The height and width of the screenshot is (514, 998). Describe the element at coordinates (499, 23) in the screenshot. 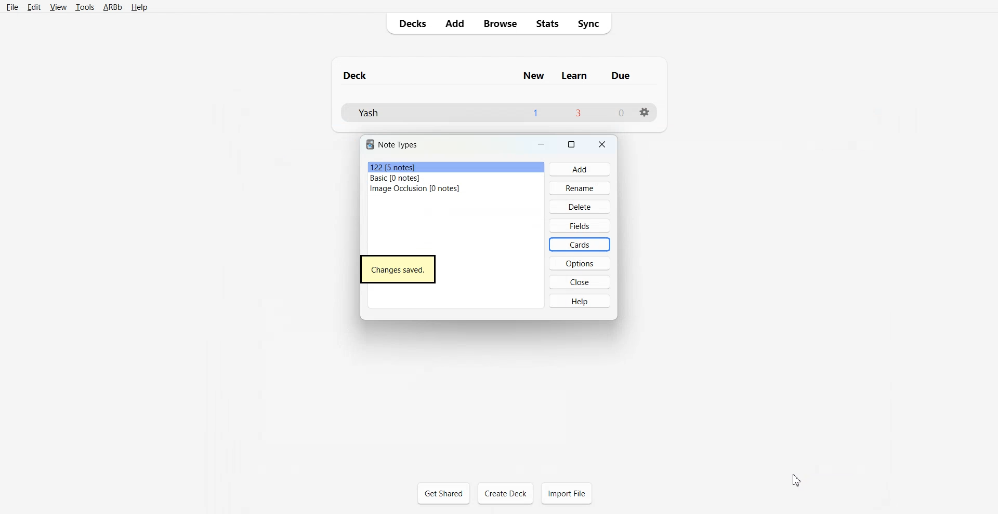

I see `Browser` at that location.